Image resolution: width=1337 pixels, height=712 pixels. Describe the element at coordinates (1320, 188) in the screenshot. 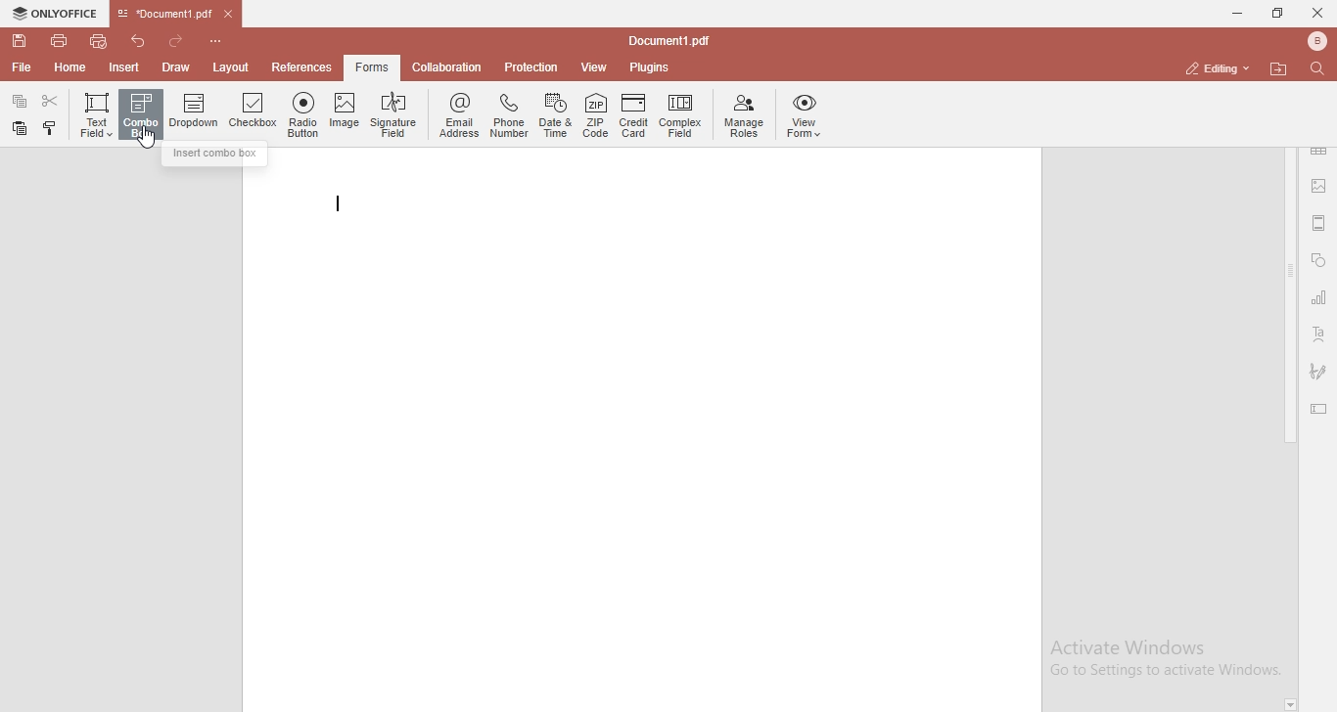

I see `image` at that location.